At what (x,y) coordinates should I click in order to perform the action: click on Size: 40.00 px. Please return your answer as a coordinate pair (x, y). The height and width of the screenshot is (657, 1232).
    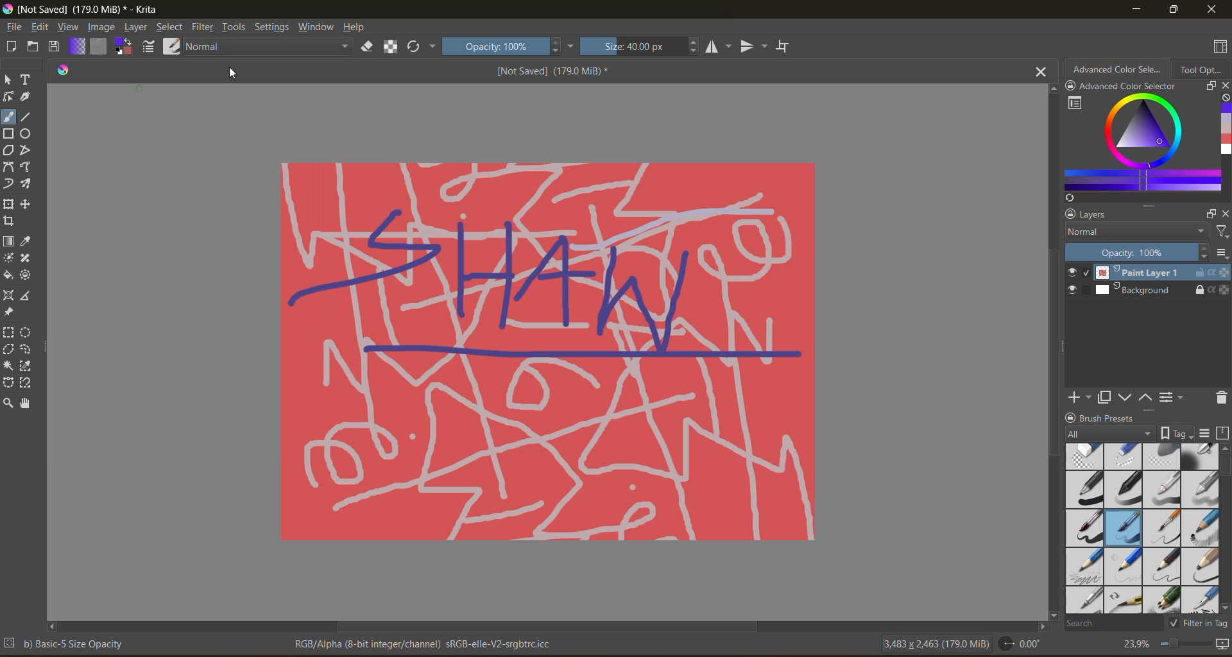
    Looking at the image, I should click on (640, 47).